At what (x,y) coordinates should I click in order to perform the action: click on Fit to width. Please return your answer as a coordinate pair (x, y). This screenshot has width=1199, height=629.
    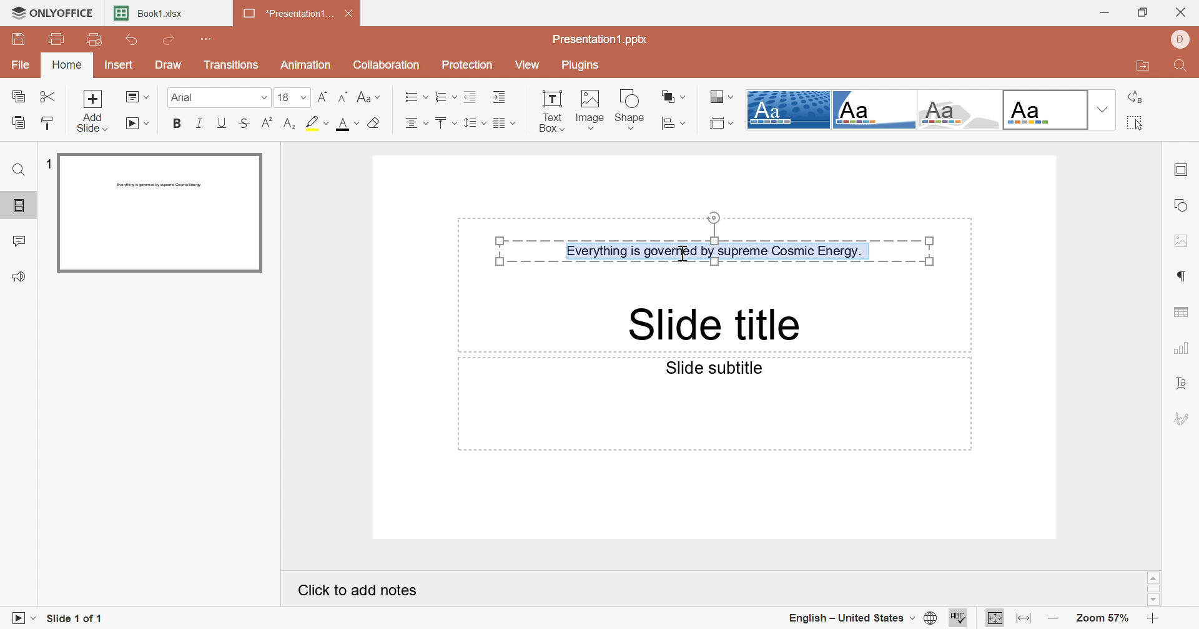
    Looking at the image, I should click on (1022, 618).